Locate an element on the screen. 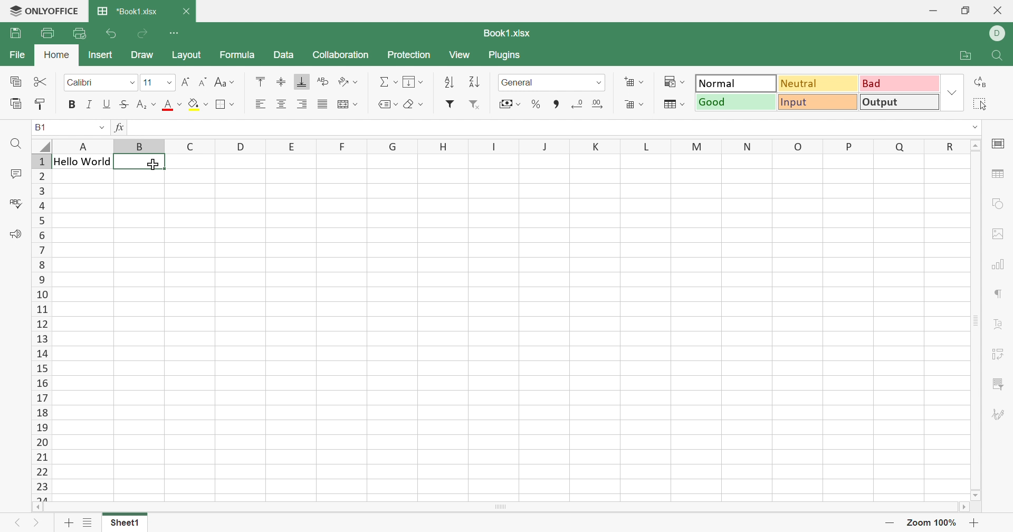 This screenshot has height=532, width=1013. Formula is located at coordinates (234, 55).